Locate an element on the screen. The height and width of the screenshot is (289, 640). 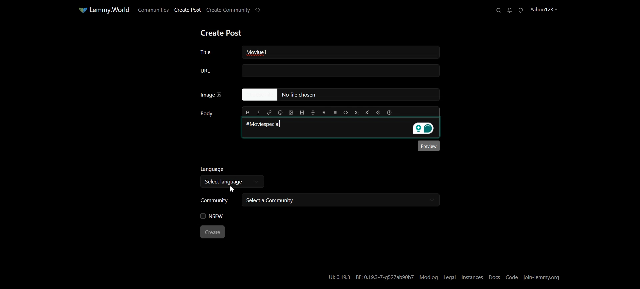
Support Limmy is located at coordinates (260, 11).